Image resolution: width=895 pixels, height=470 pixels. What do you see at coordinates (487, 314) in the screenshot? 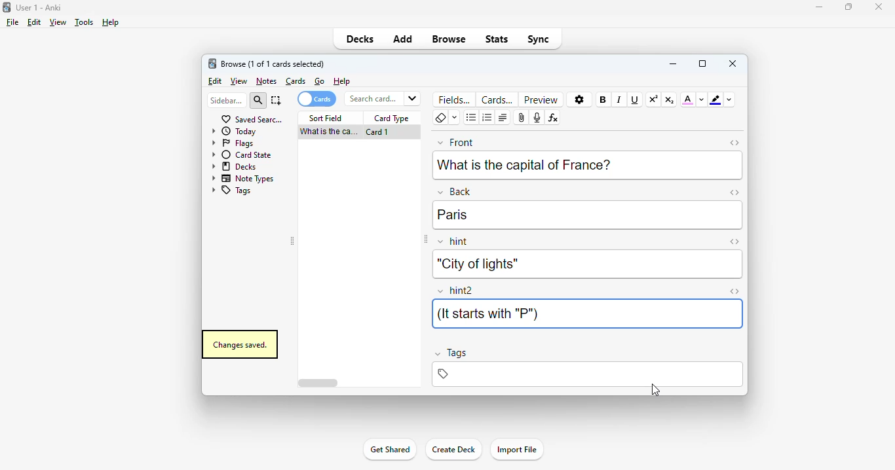
I see `(It starts with "P")` at bounding box center [487, 314].